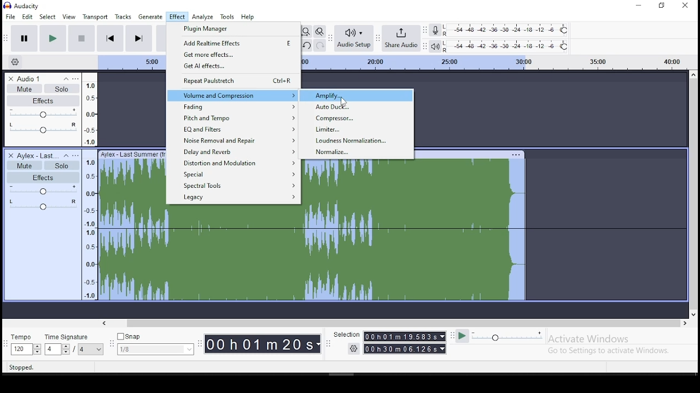 Image resolution: width=700 pixels, height=393 pixels. I want to click on audio setup, so click(355, 38).